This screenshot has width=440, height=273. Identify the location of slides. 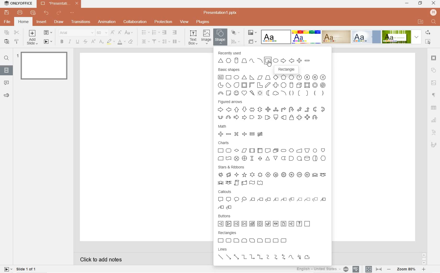
(6, 69).